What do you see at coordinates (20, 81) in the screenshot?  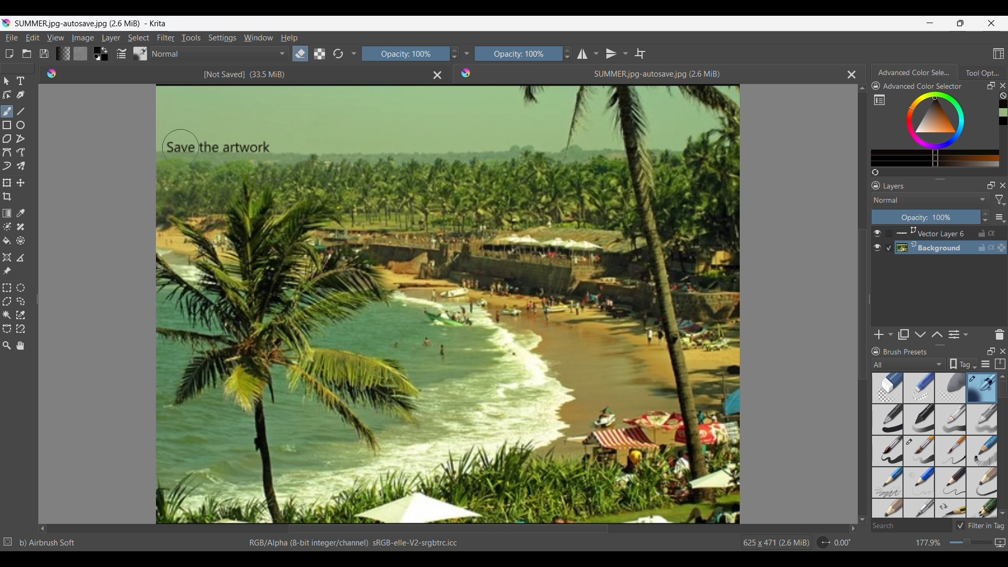 I see `Type tool` at bounding box center [20, 81].